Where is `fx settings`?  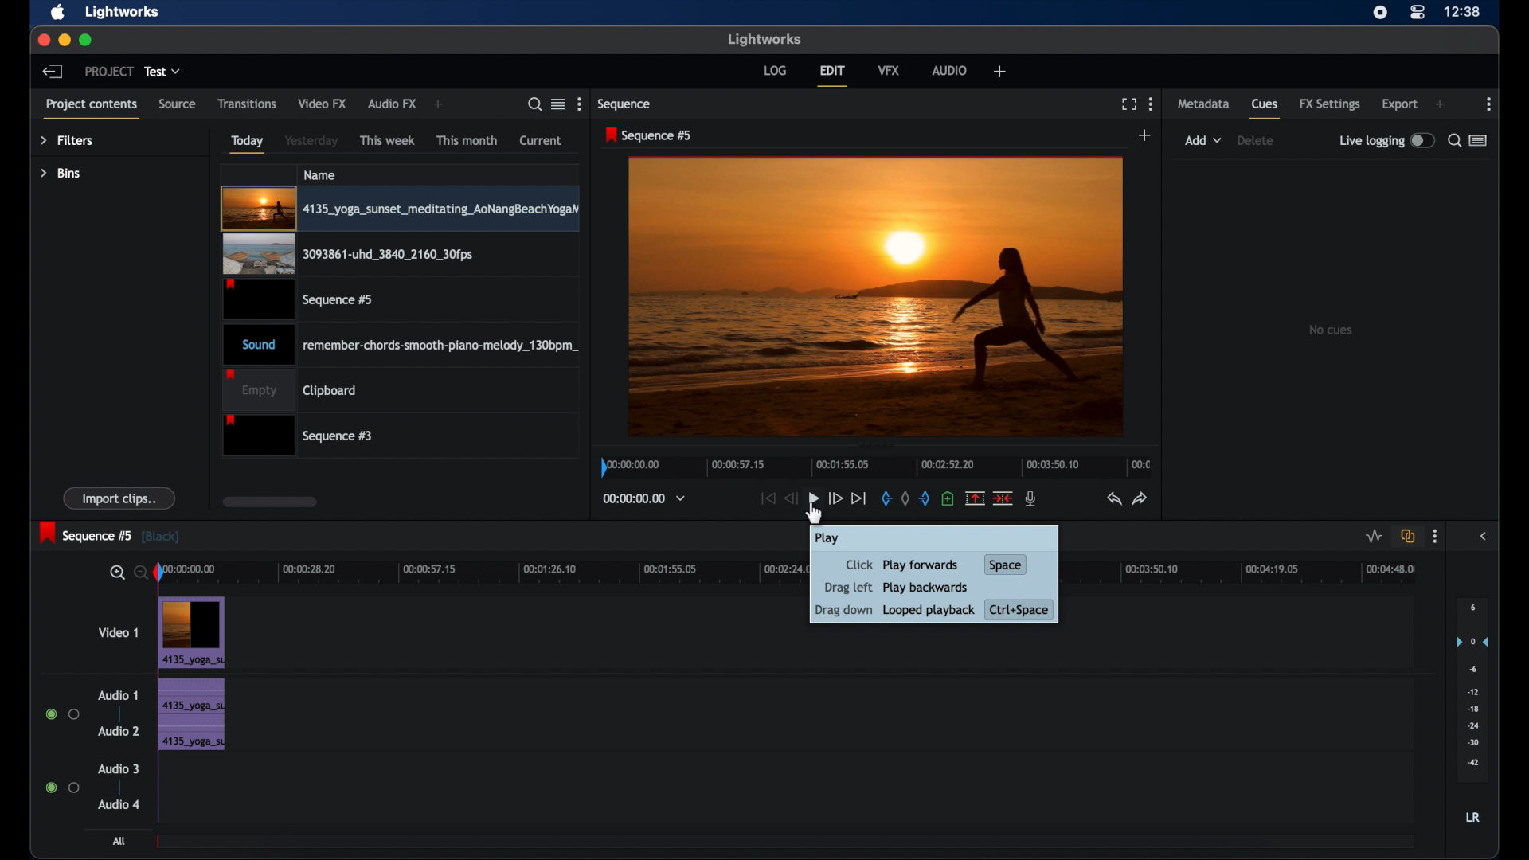
fx settings is located at coordinates (1330, 104).